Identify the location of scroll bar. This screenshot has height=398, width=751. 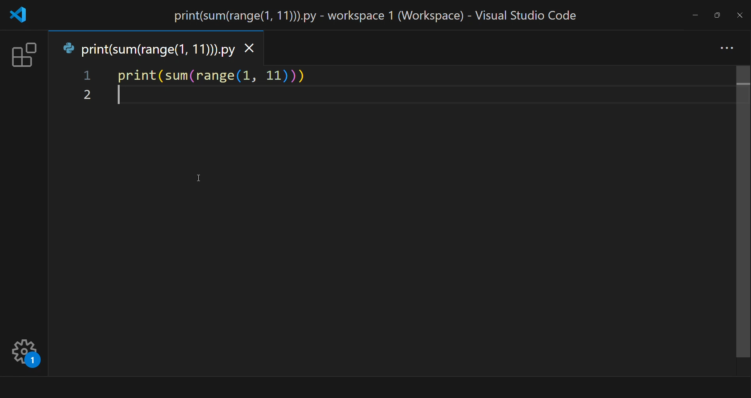
(739, 212).